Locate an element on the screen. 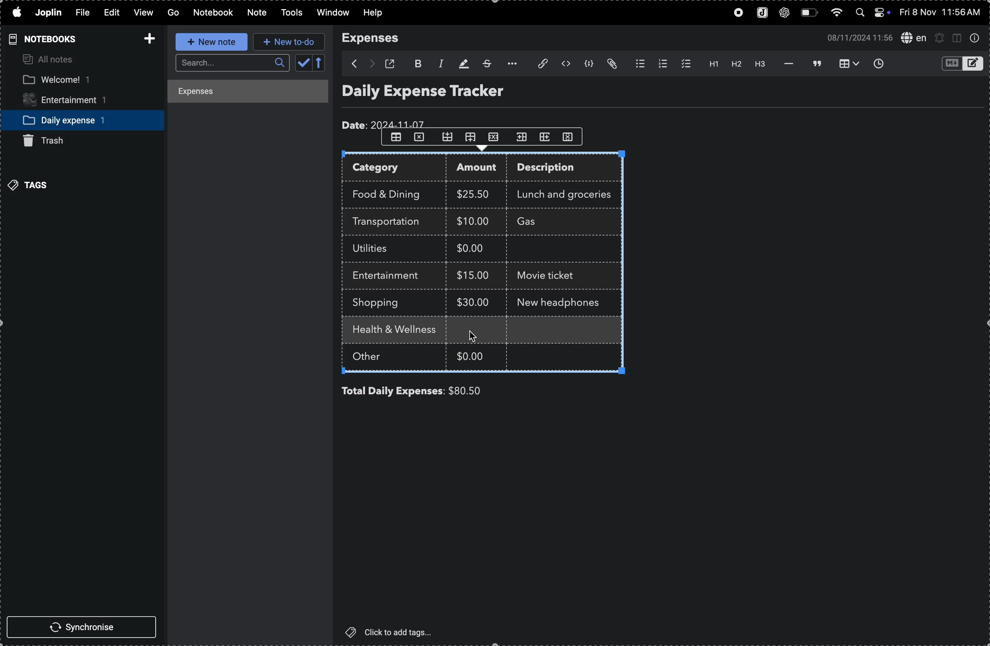 The image size is (990, 646). date and time is located at coordinates (856, 37).